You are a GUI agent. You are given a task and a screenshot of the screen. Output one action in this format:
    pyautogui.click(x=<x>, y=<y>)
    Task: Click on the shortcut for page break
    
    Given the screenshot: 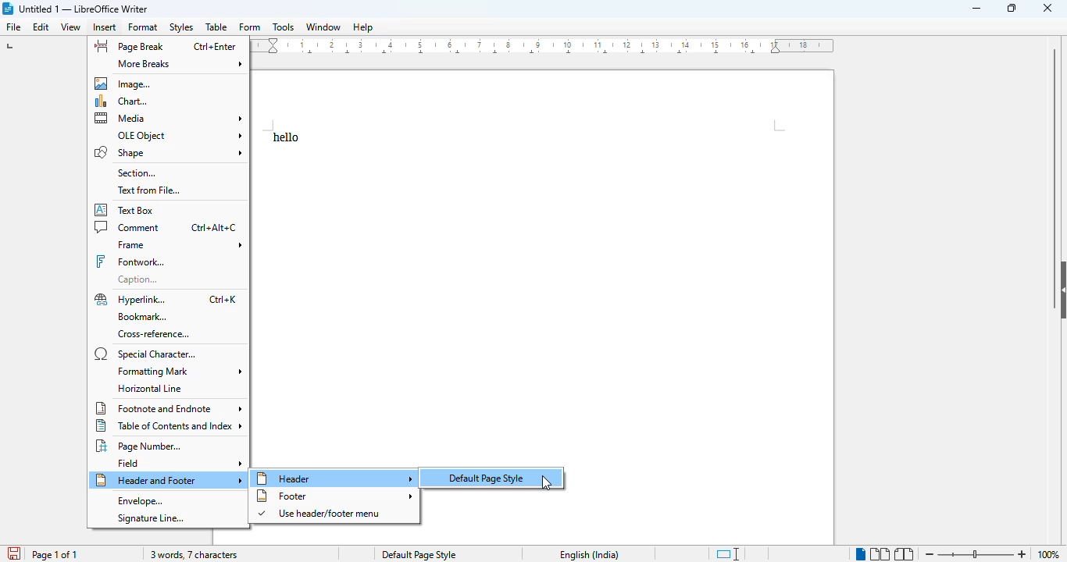 What is the action you would take?
    pyautogui.click(x=216, y=47)
    